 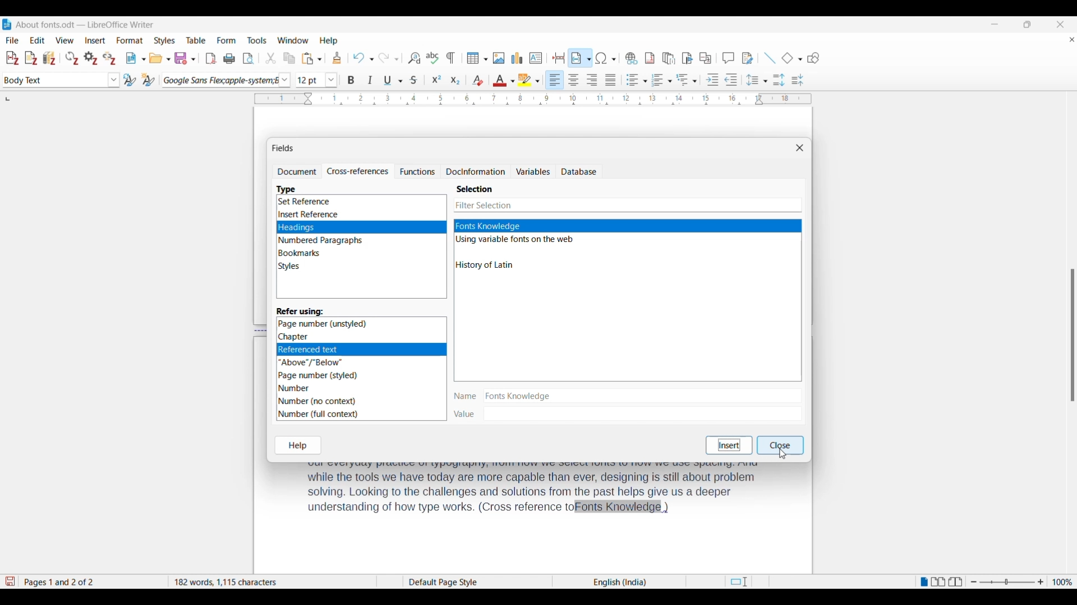 What do you see at coordinates (555, 80) in the screenshot?
I see `Align left, current selection highlighted` at bounding box center [555, 80].